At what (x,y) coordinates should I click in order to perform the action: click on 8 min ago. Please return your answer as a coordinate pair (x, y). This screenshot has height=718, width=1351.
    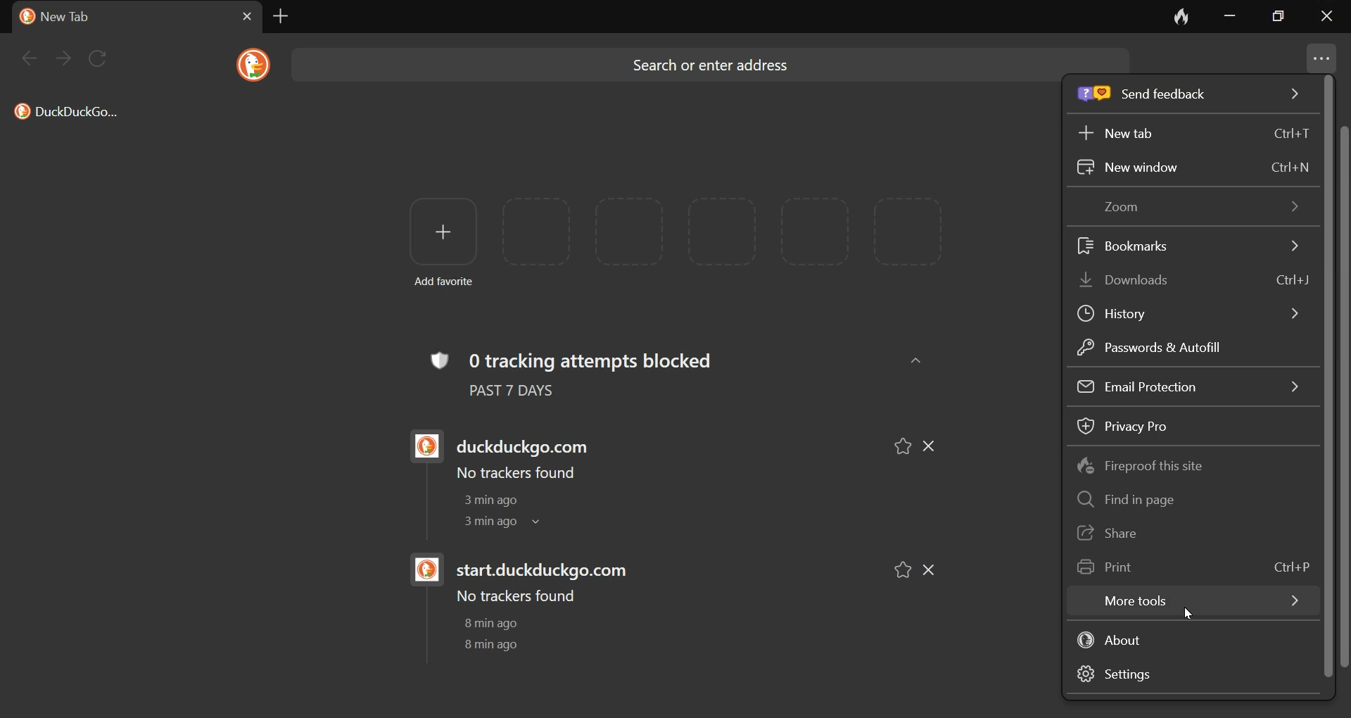
    Looking at the image, I should click on (493, 624).